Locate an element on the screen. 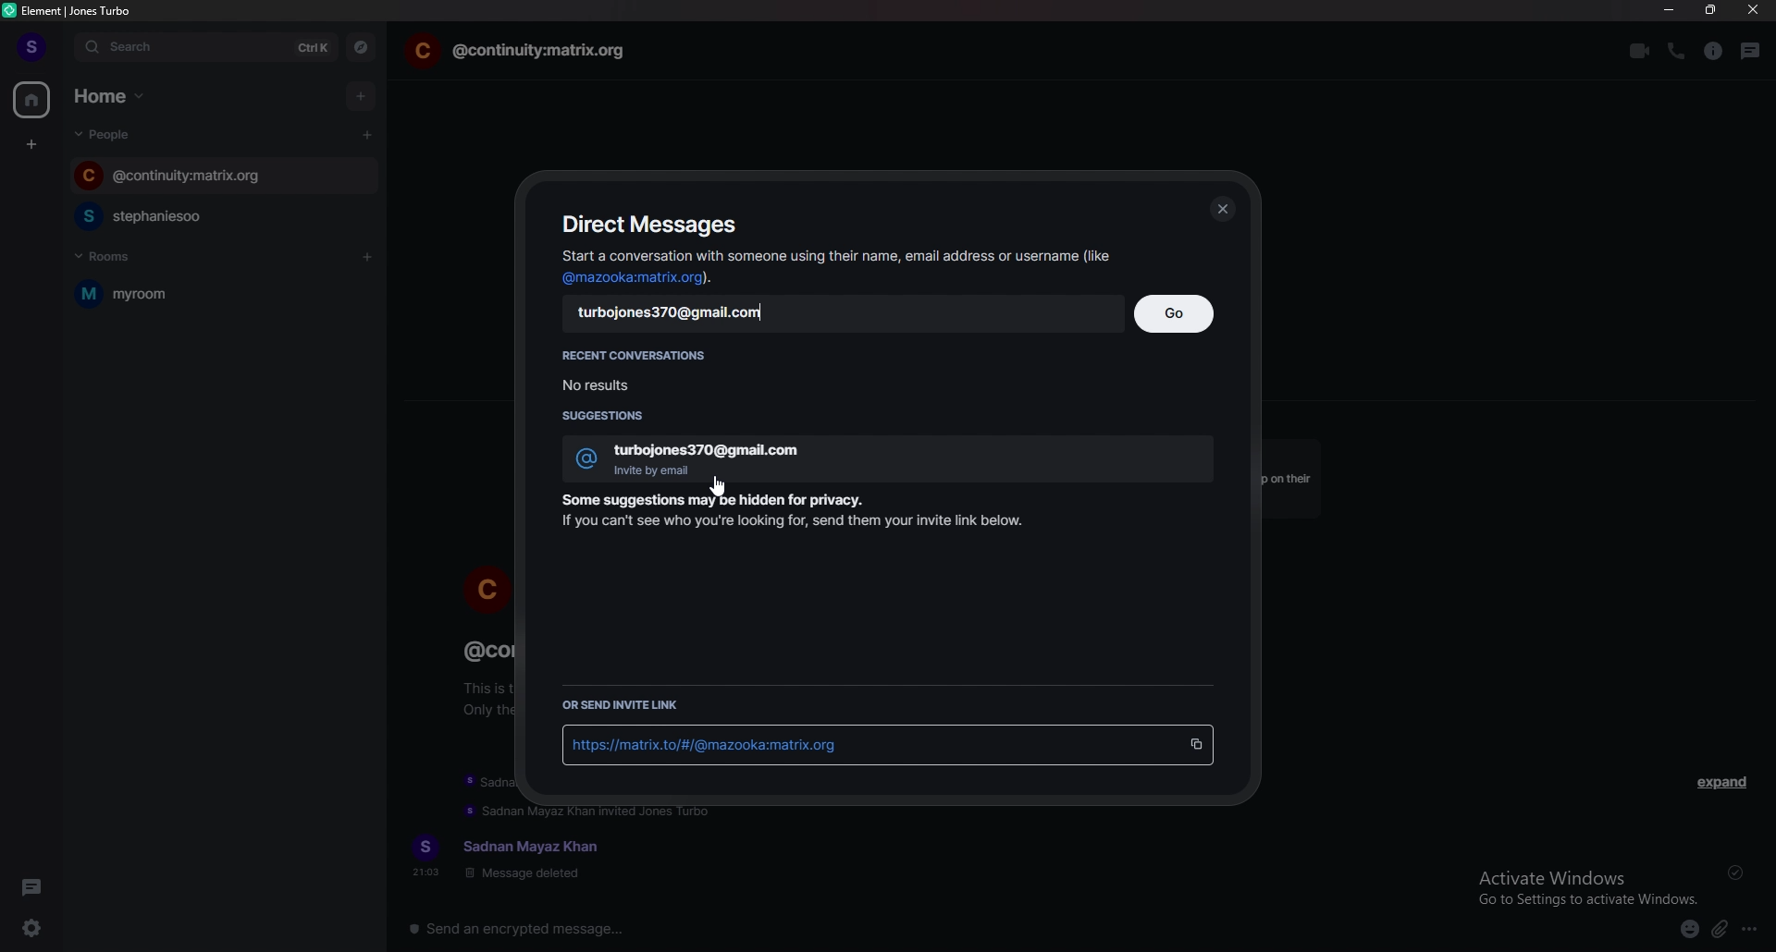 The height and width of the screenshot is (952, 1776). search is located at coordinates (208, 48).